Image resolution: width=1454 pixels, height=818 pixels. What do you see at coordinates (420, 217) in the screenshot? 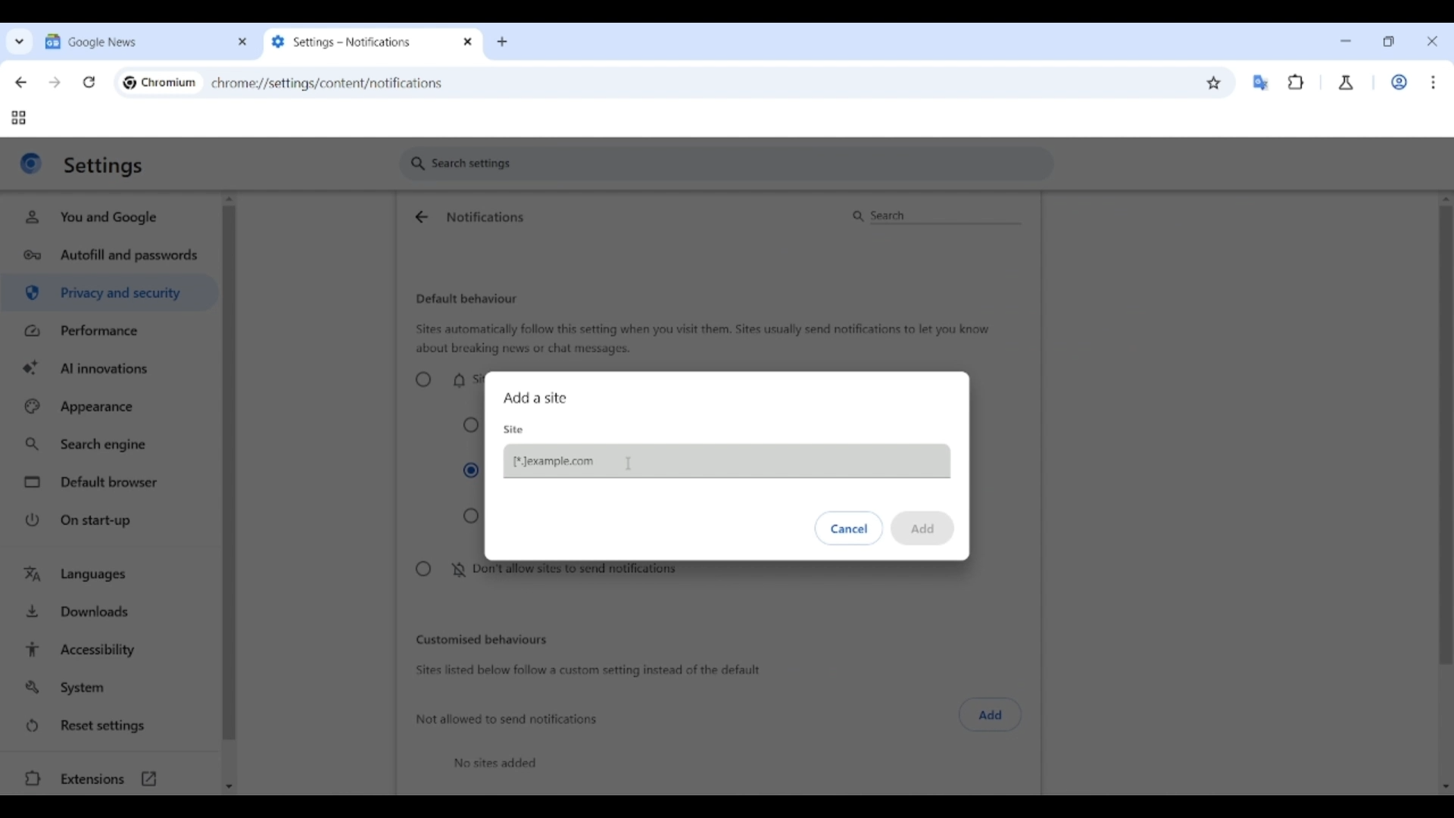
I see `Go back to site settings` at bounding box center [420, 217].